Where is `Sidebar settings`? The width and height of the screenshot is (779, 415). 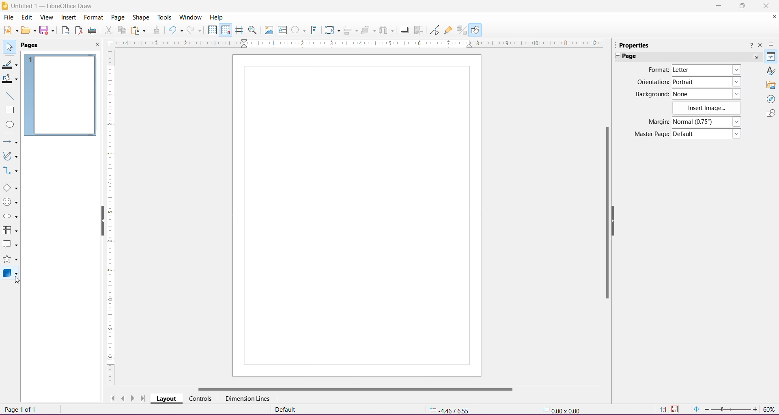 Sidebar settings is located at coordinates (772, 44).